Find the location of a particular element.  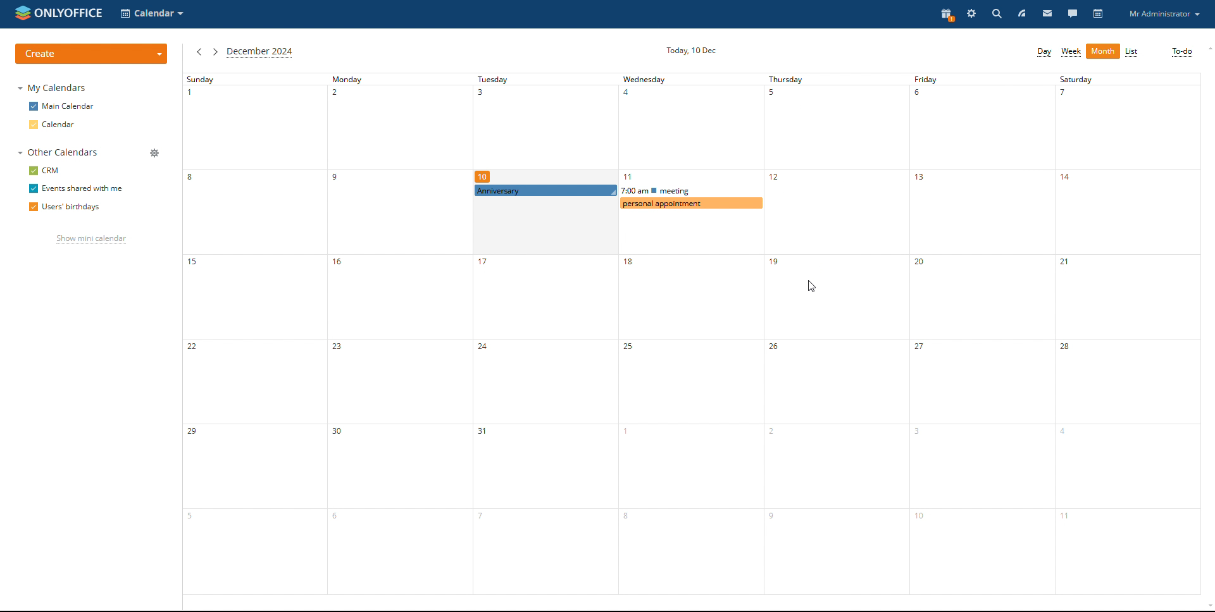

to-do is located at coordinates (1181, 52).